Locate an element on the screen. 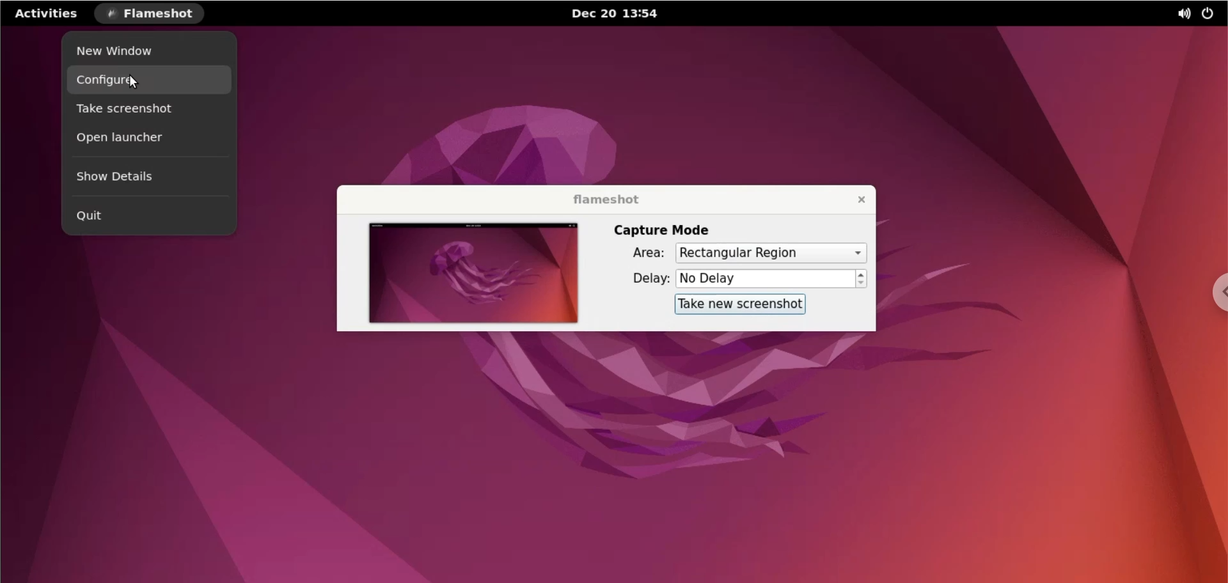 This screenshot has height=583, width=1228. power options is located at coordinates (1208, 14).